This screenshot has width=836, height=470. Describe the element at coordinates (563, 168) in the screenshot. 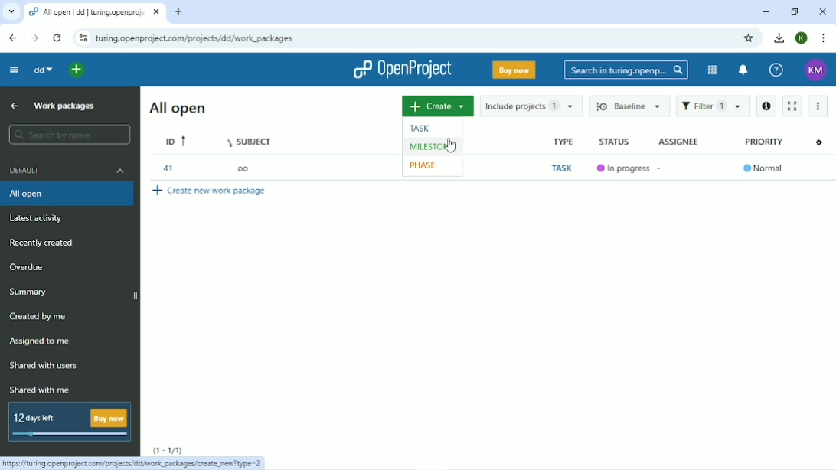

I see `Task` at that location.